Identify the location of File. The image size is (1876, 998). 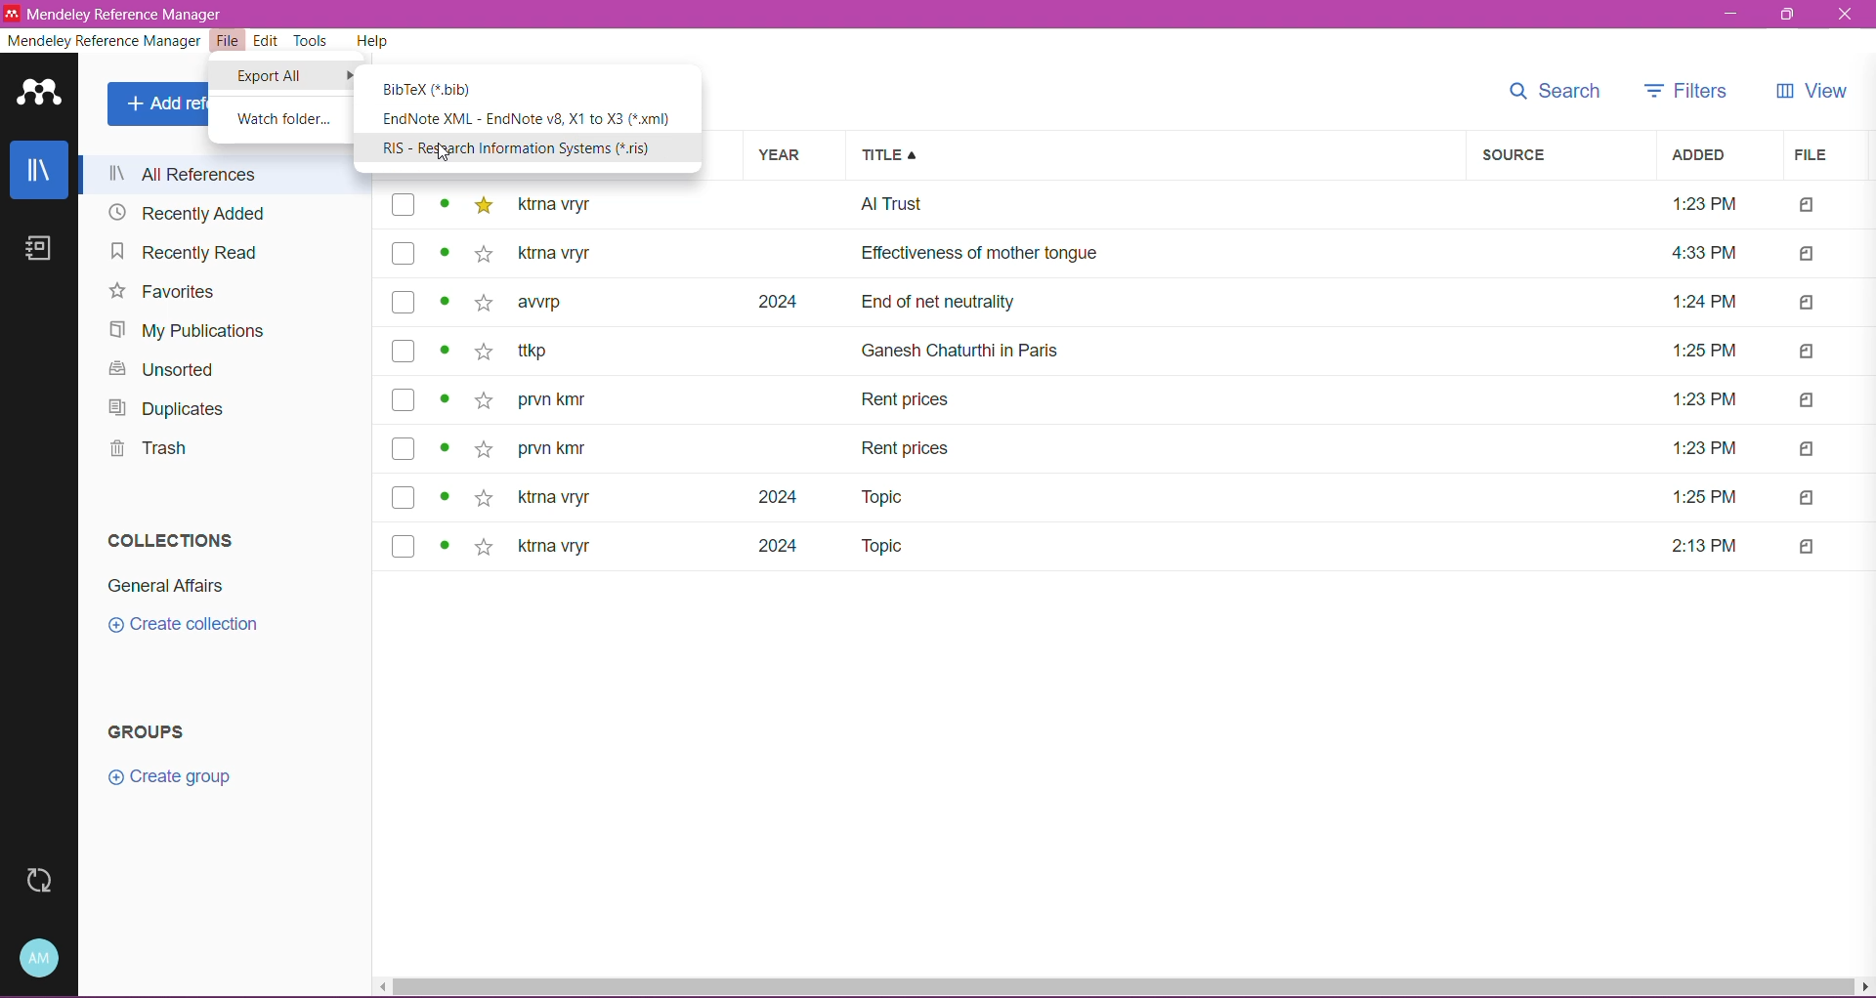
(1820, 156).